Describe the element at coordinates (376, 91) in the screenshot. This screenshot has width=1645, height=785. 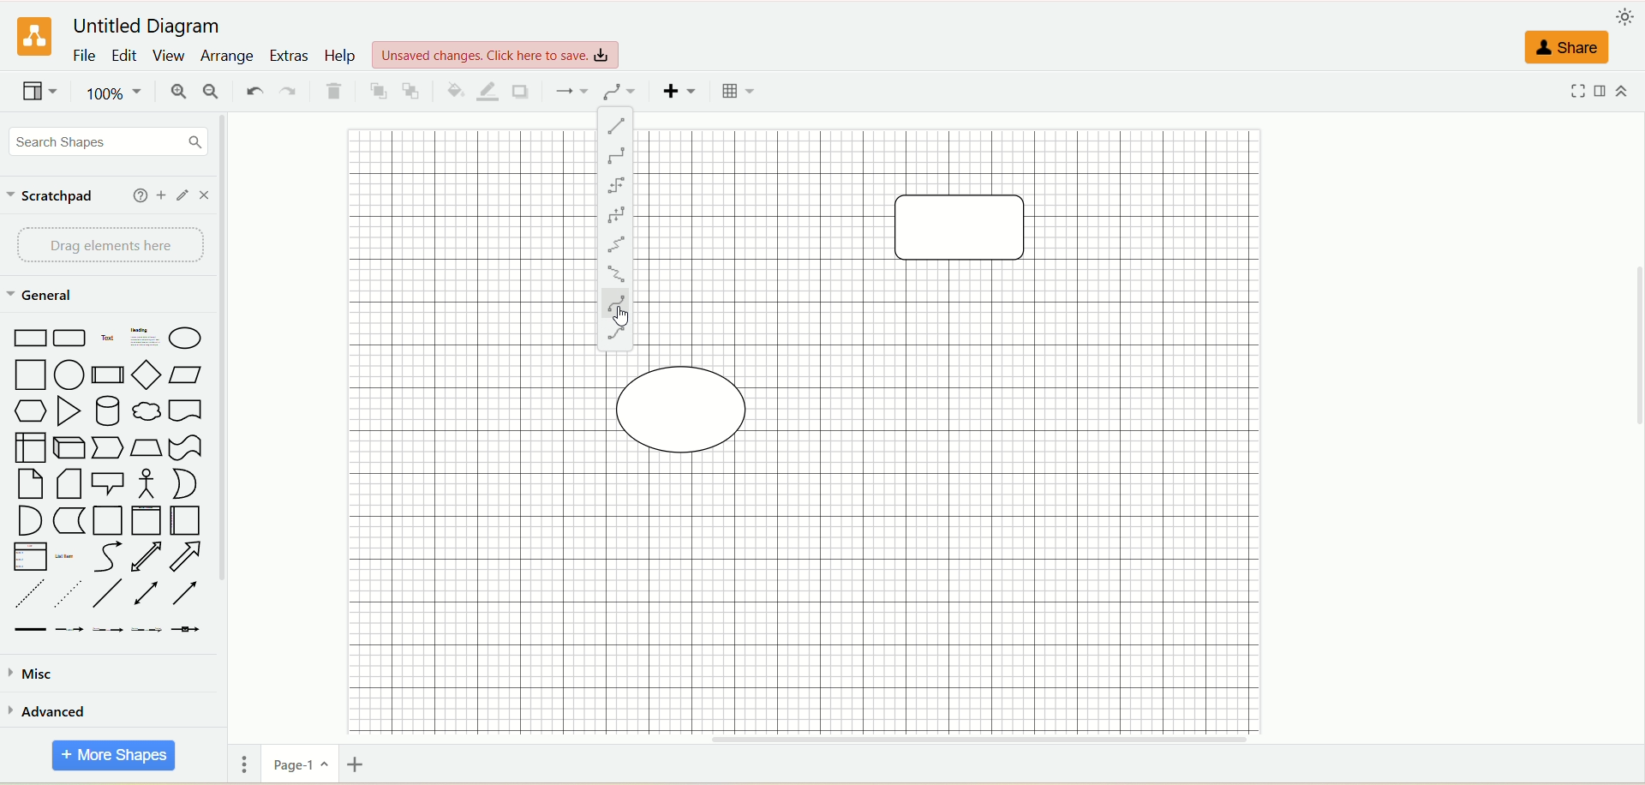
I see `to front` at that location.